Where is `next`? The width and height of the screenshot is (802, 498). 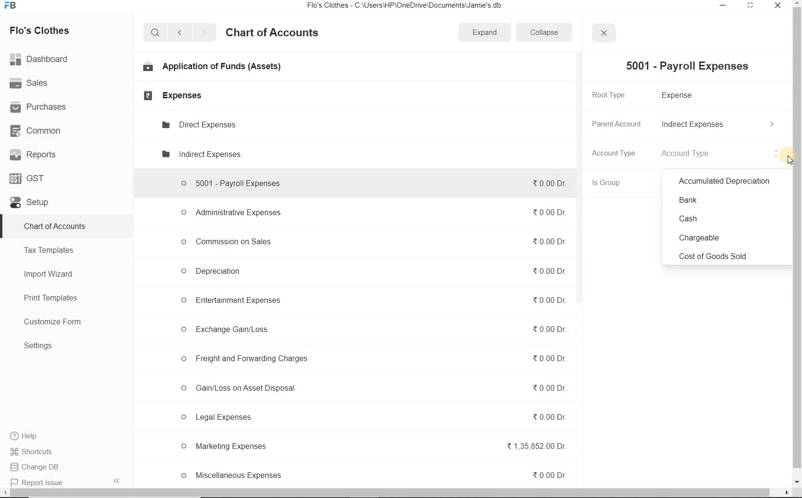
next is located at coordinates (204, 33).